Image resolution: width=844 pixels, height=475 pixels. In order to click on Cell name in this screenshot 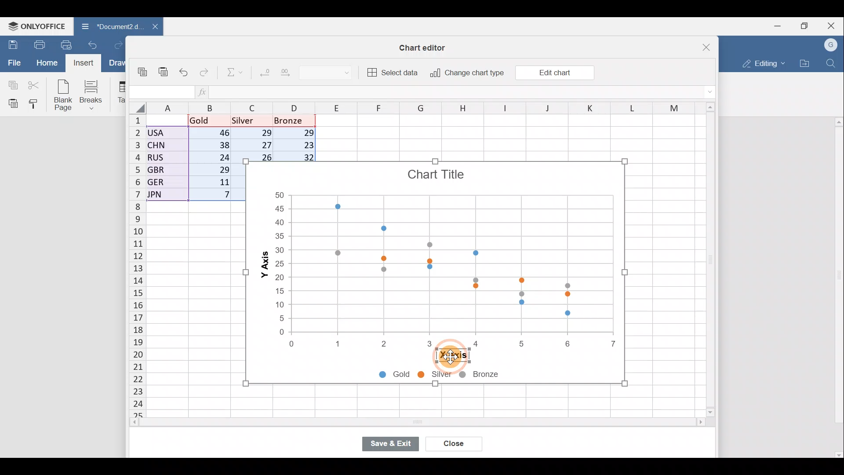, I will do `click(161, 90)`.